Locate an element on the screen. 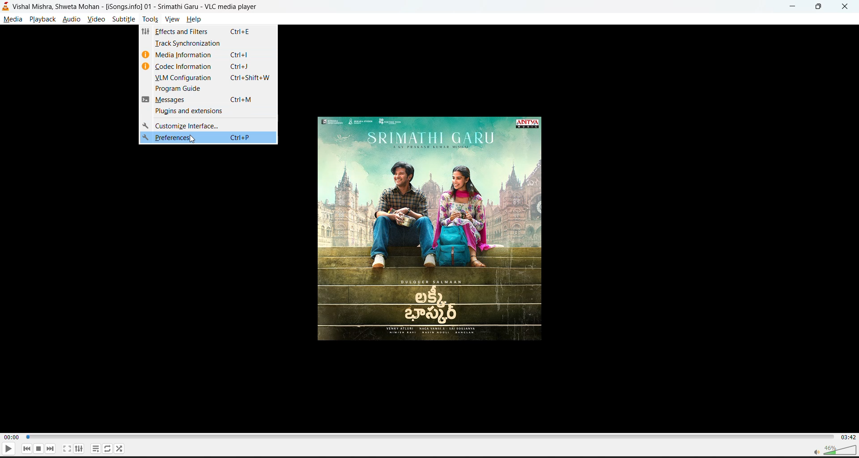  video is located at coordinates (94, 20).